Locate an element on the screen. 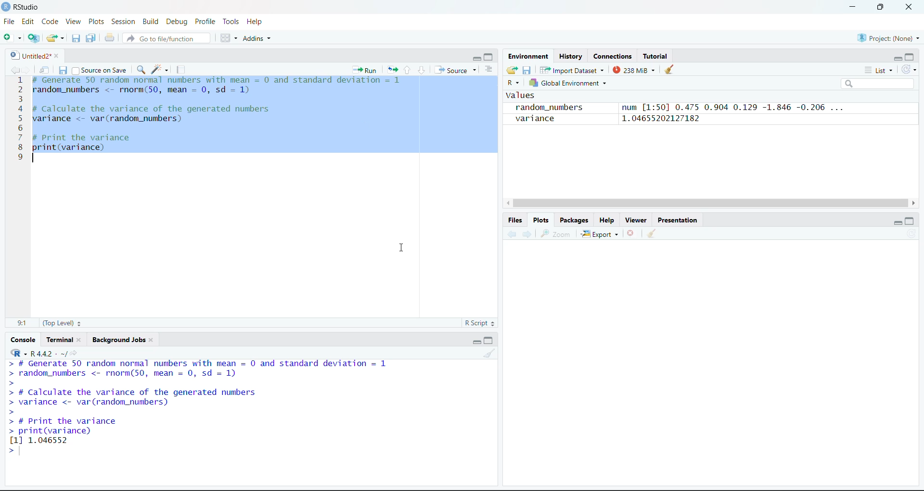 This screenshot has height=491, width=924. Plots is located at coordinates (541, 220).